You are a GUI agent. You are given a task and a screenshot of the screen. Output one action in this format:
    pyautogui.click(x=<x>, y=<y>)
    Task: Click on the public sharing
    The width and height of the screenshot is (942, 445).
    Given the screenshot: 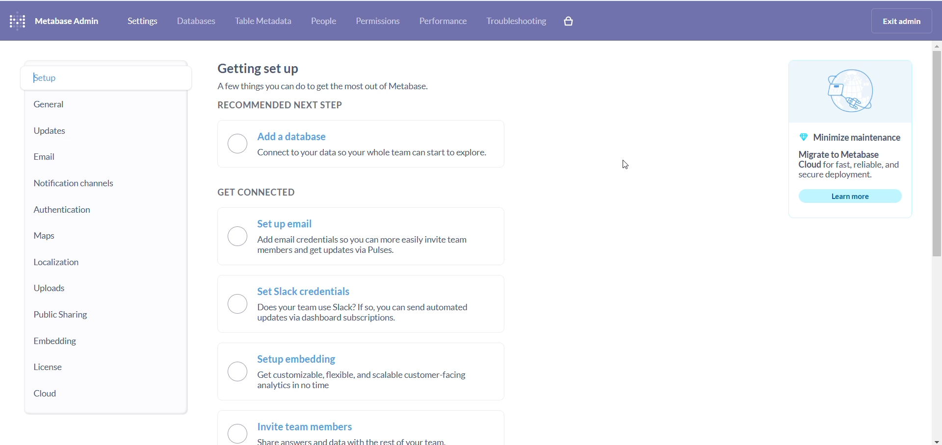 What is the action you would take?
    pyautogui.click(x=60, y=315)
    